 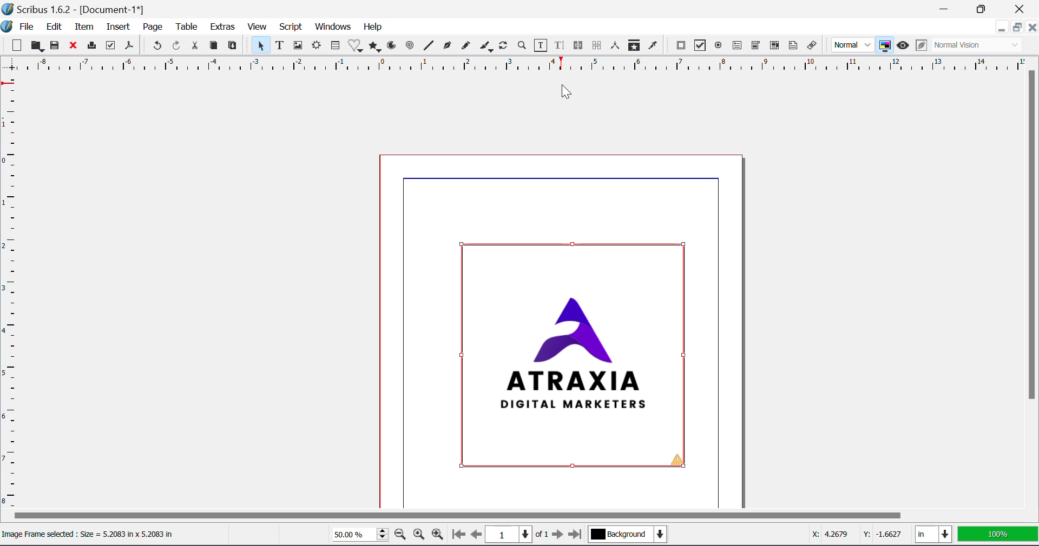 What do you see at coordinates (542, 45) in the screenshot?
I see `Edit Contents of Frame` at bounding box center [542, 45].